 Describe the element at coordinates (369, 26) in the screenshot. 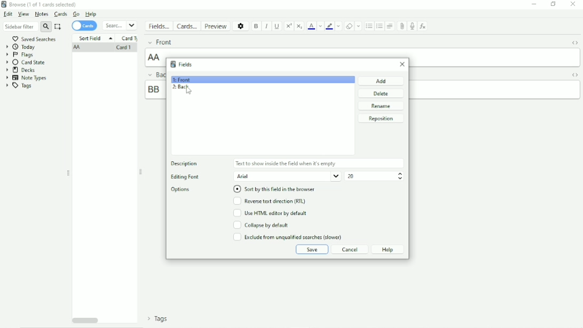

I see `Unordered list` at that location.